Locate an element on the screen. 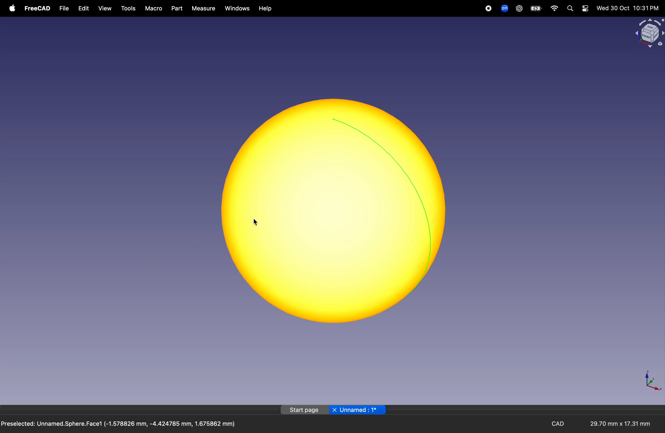 The width and height of the screenshot is (665, 433). Wed 30 Oct 10:31 PM is located at coordinates (627, 8).